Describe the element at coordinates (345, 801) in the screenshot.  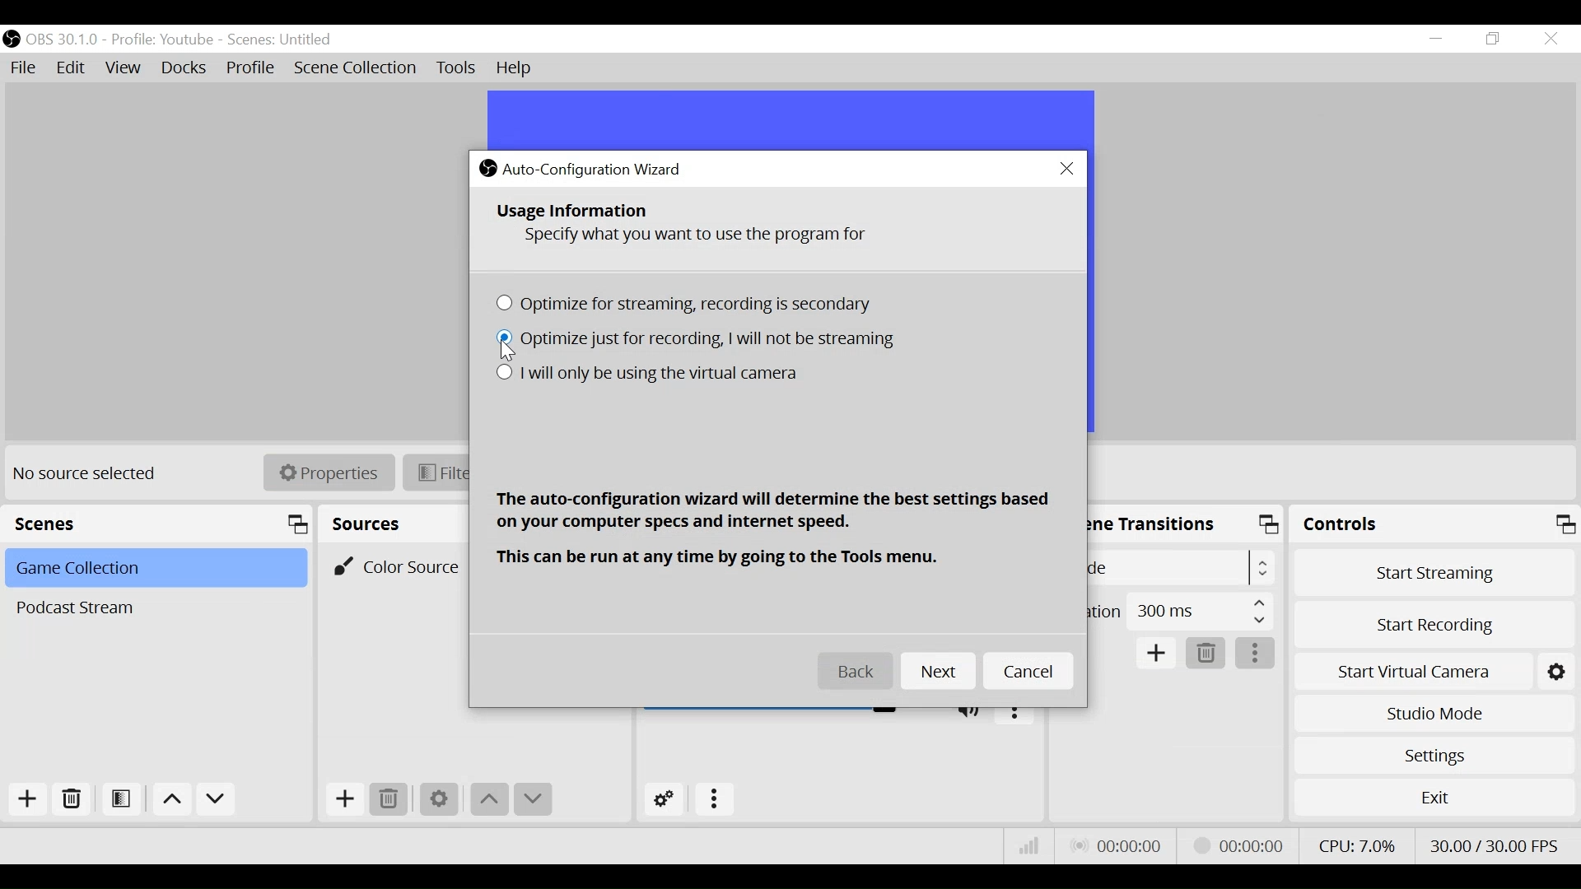
I see `Add ` at that location.